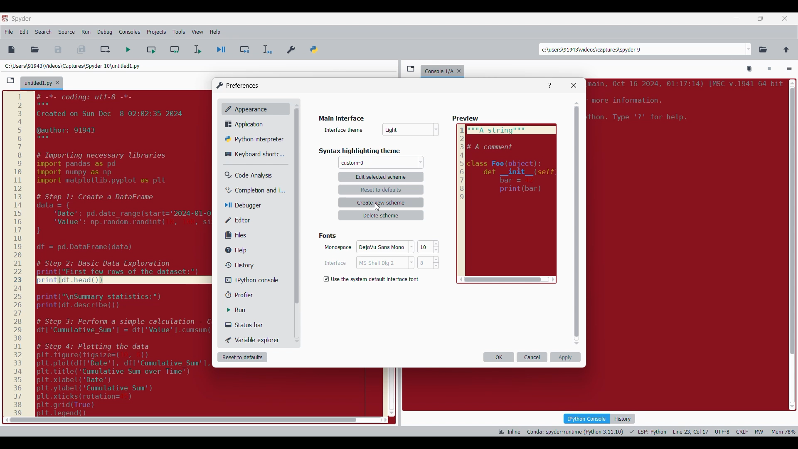 Image resolution: width=798 pixels, height=449 pixels. I want to click on Remove all variables from namespace, so click(750, 69).